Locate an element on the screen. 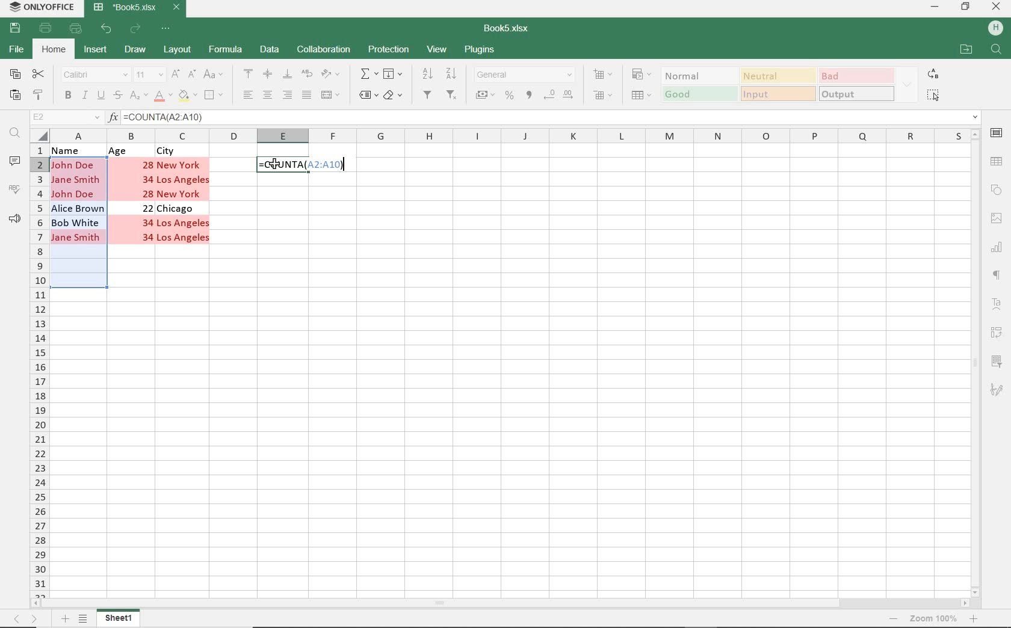 Image resolution: width=1011 pixels, height=628 pixels. VIEW is located at coordinates (438, 49).